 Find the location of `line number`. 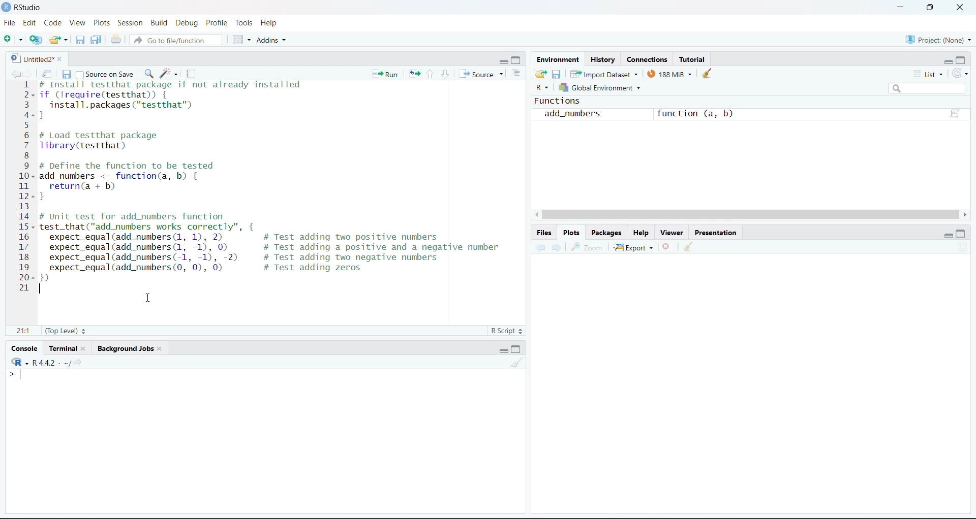

line number is located at coordinates (27, 186).